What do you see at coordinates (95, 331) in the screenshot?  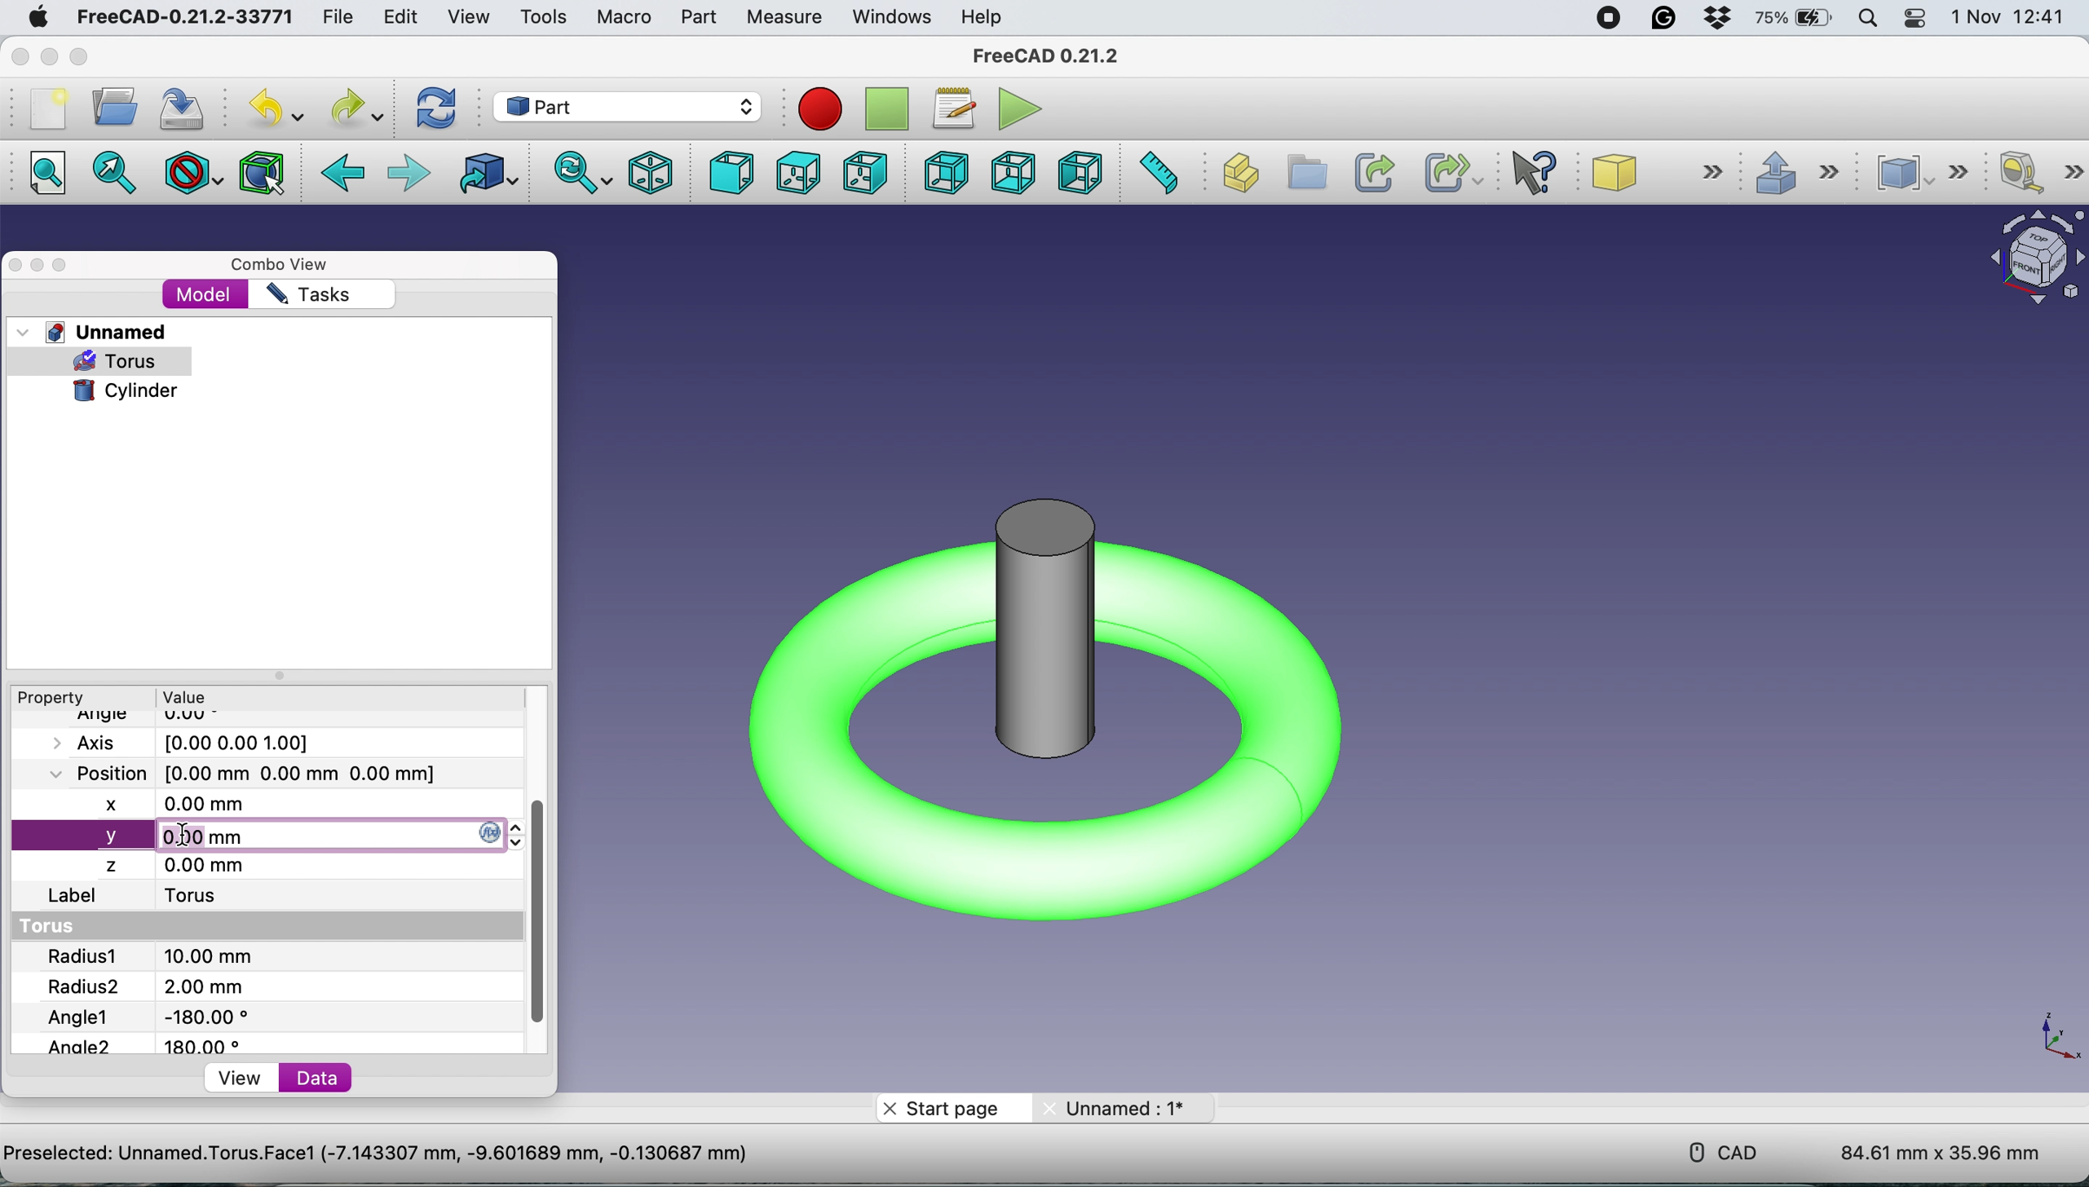 I see `unnamed` at bounding box center [95, 331].